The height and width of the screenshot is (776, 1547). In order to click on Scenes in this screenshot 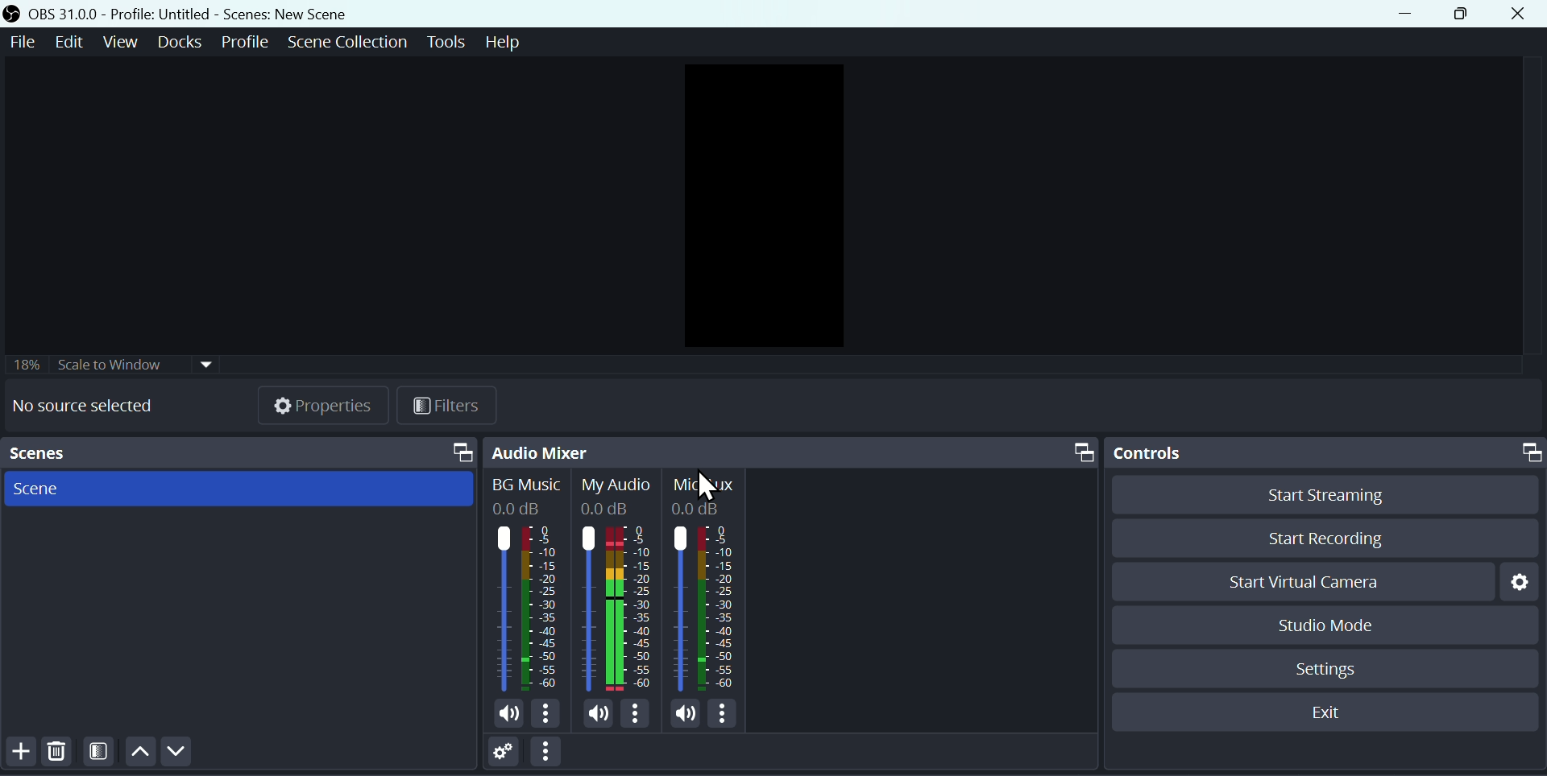, I will do `click(230, 491)`.